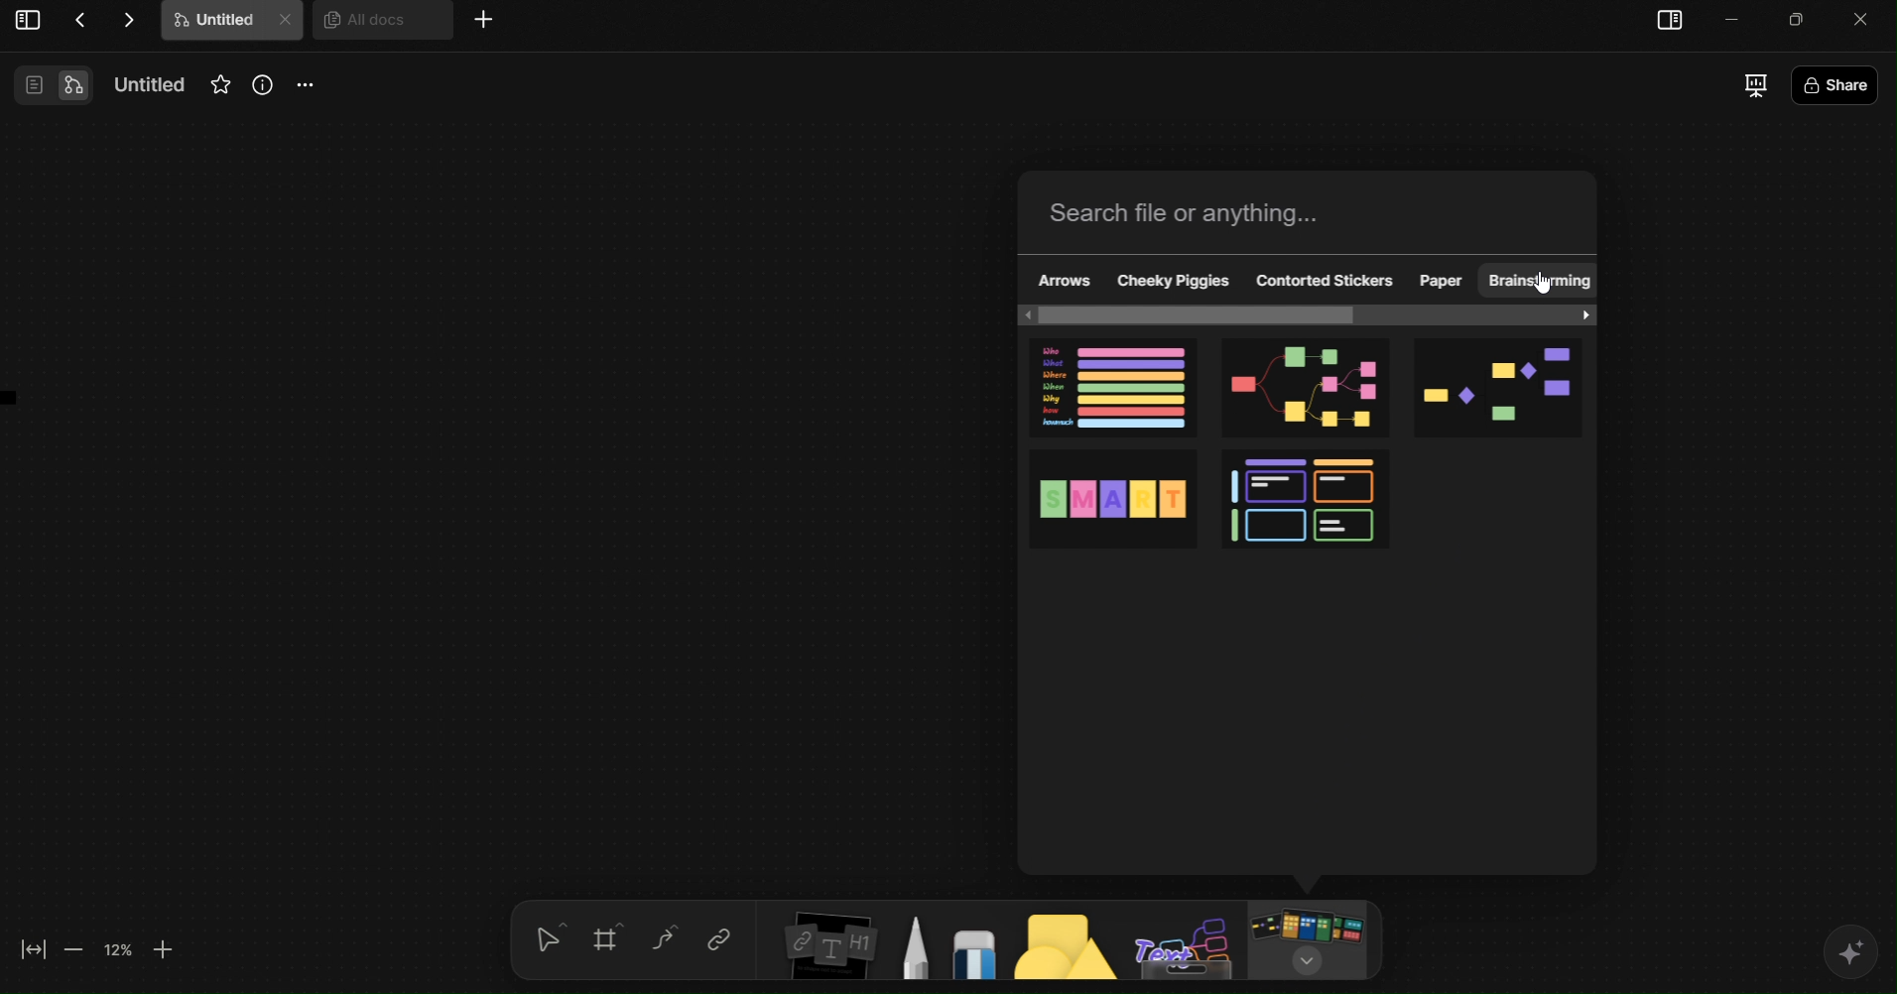  Describe the element at coordinates (265, 87) in the screenshot. I see `Info` at that location.